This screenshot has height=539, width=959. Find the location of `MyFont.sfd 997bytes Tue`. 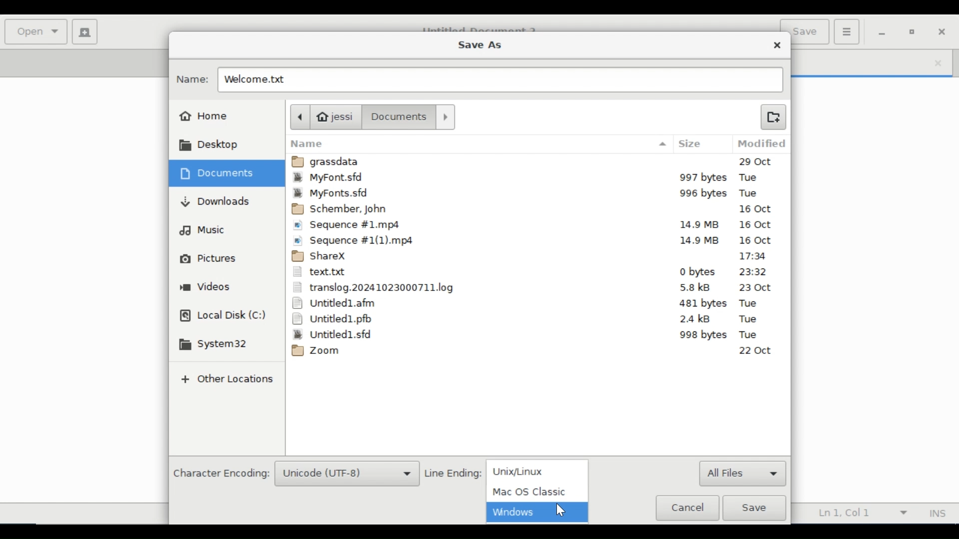

MyFont.sfd 997bytes Tue is located at coordinates (538, 179).